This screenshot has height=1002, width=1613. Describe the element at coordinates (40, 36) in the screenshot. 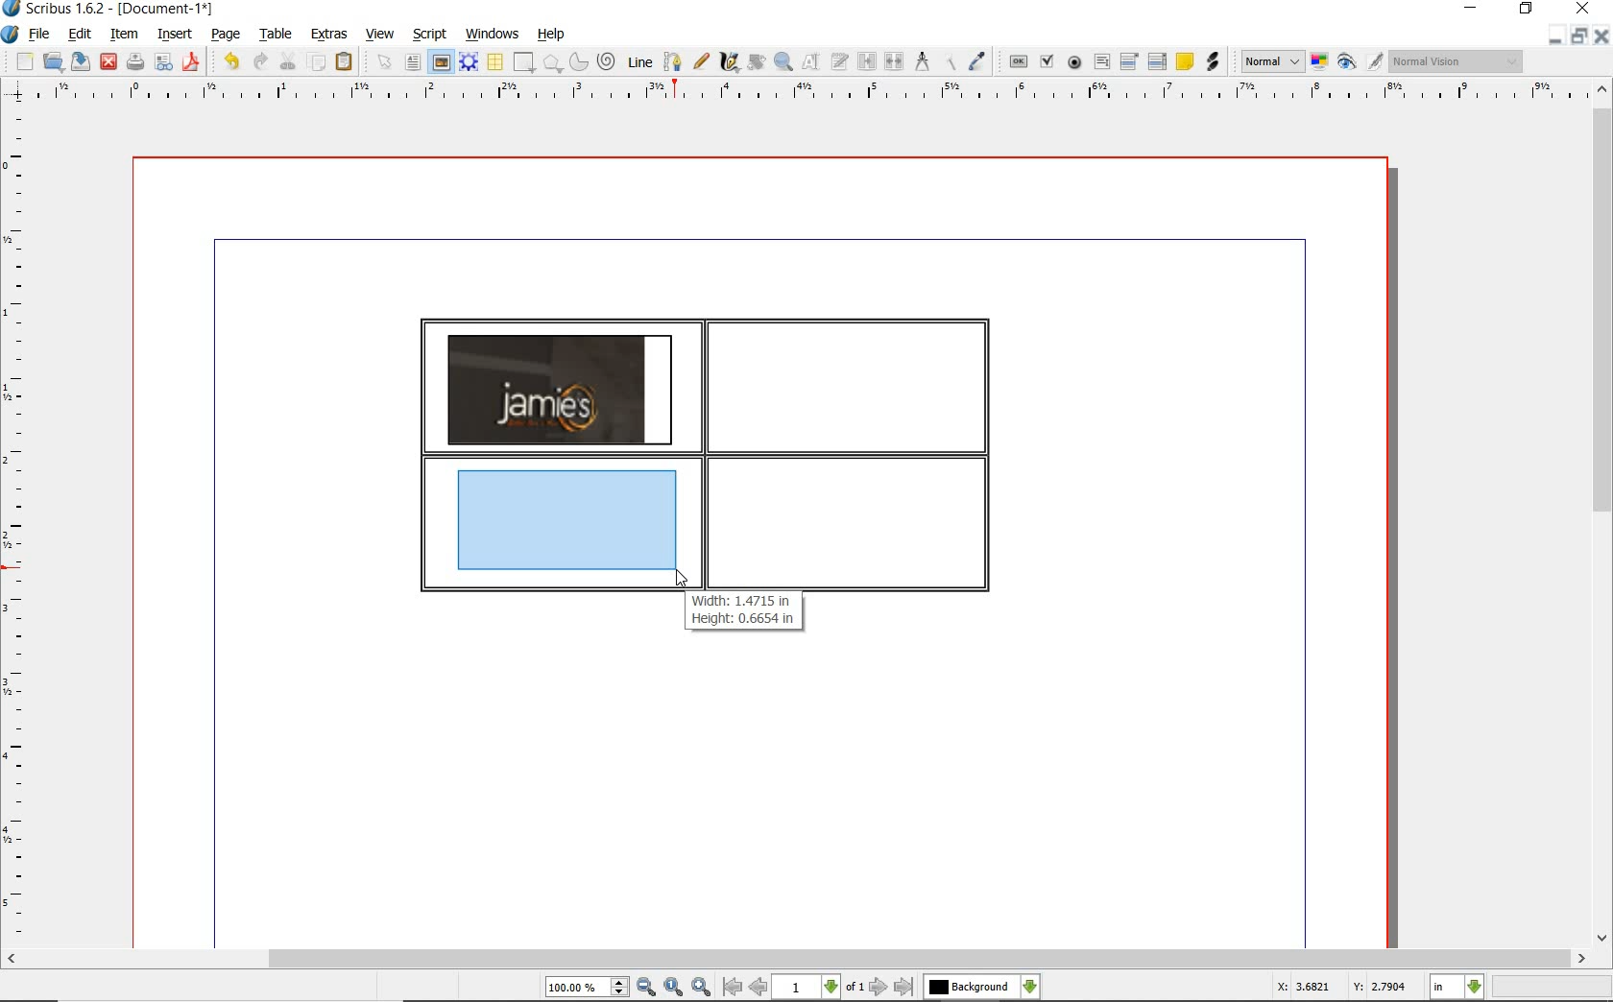

I see `file` at that location.